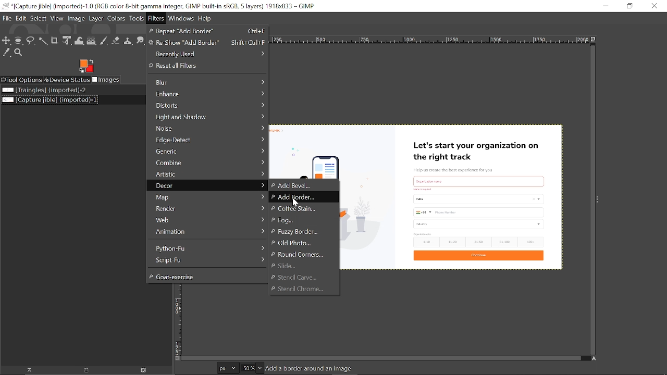 The width and height of the screenshot is (667, 375). Describe the element at coordinates (207, 197) in the screenshot. I see `Map` at that location.